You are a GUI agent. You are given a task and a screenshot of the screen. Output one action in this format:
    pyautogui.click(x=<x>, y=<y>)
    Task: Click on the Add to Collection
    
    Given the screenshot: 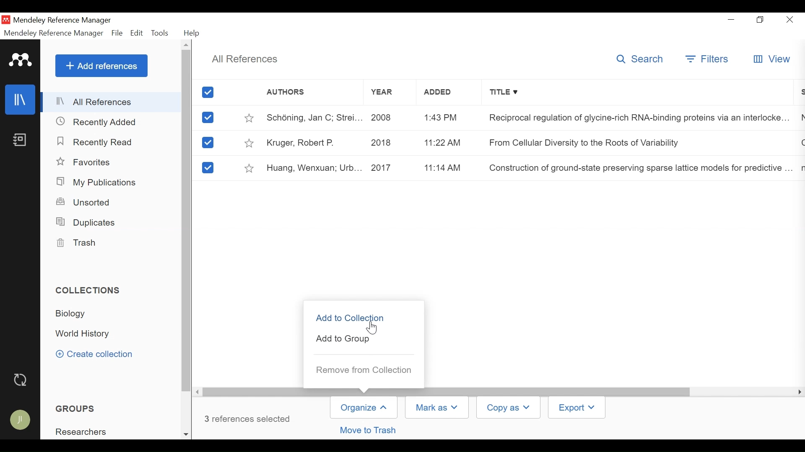 What is the action you would take?
    pyautogui.click(x=352, y=317)
    